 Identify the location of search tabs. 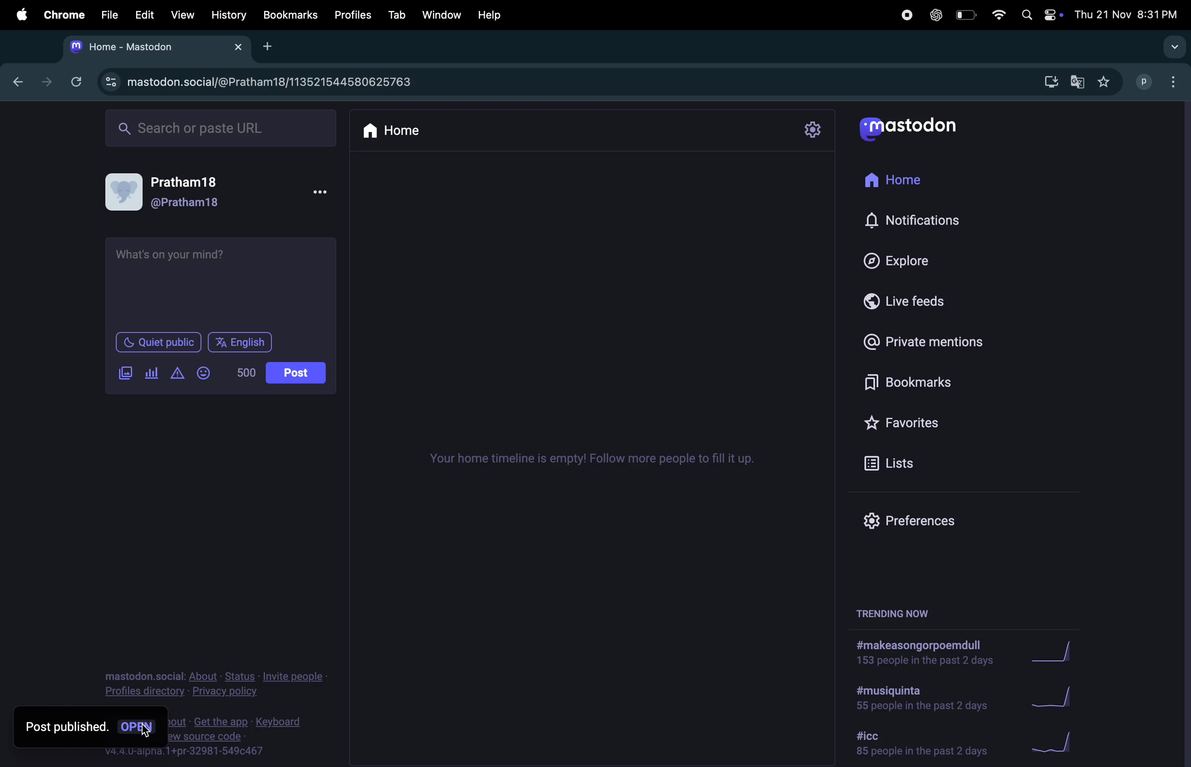
(1174, 47).